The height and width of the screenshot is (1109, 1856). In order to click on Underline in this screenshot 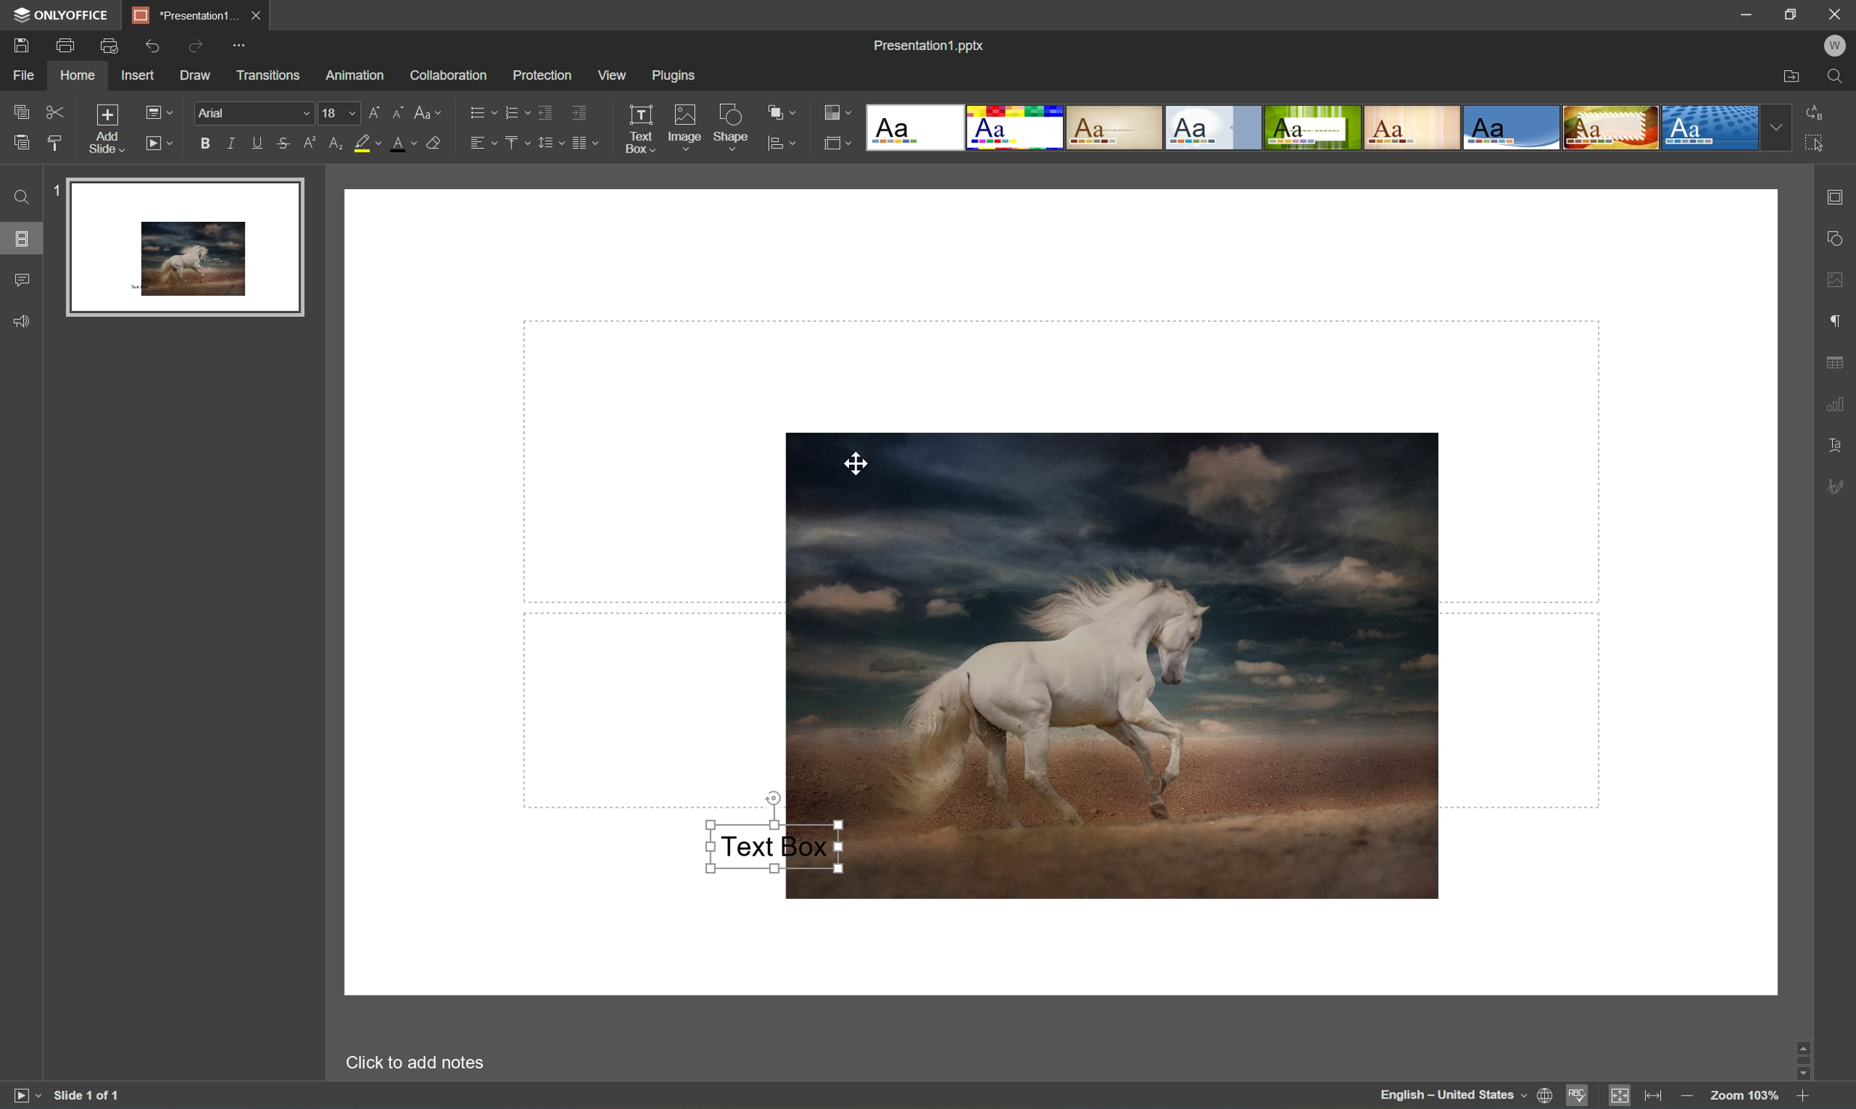, I will do `click(256, 144)`.